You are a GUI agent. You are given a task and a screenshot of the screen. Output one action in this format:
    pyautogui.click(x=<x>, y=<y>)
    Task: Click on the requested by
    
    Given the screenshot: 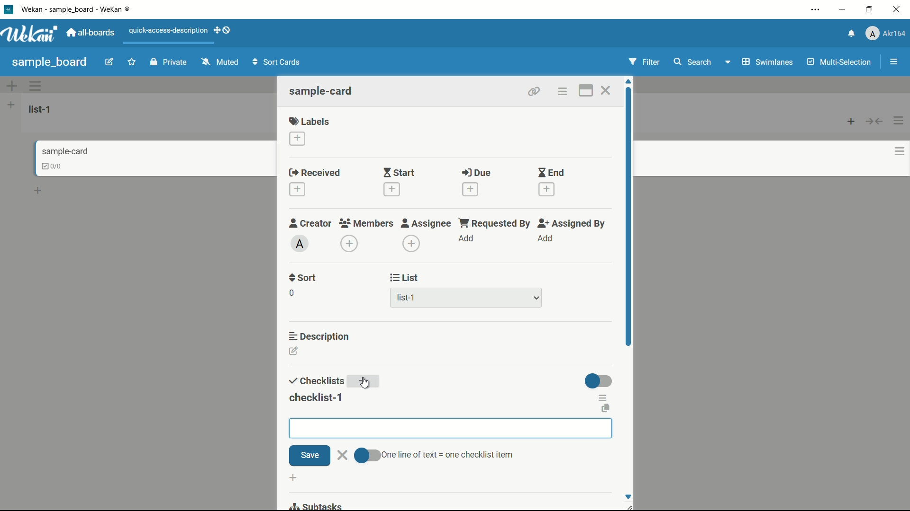 What is the action you would take?
    pyautogui.click(x=495, y=223)
    